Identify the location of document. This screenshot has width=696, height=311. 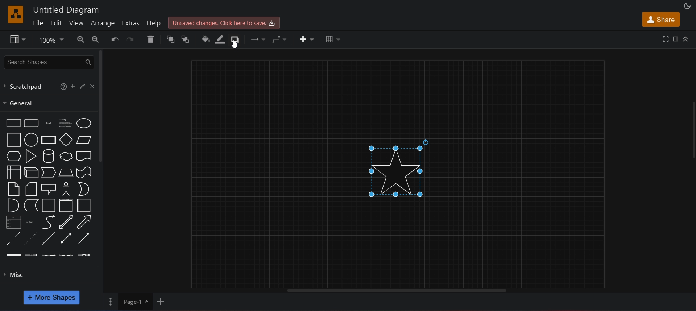
(84, 156).